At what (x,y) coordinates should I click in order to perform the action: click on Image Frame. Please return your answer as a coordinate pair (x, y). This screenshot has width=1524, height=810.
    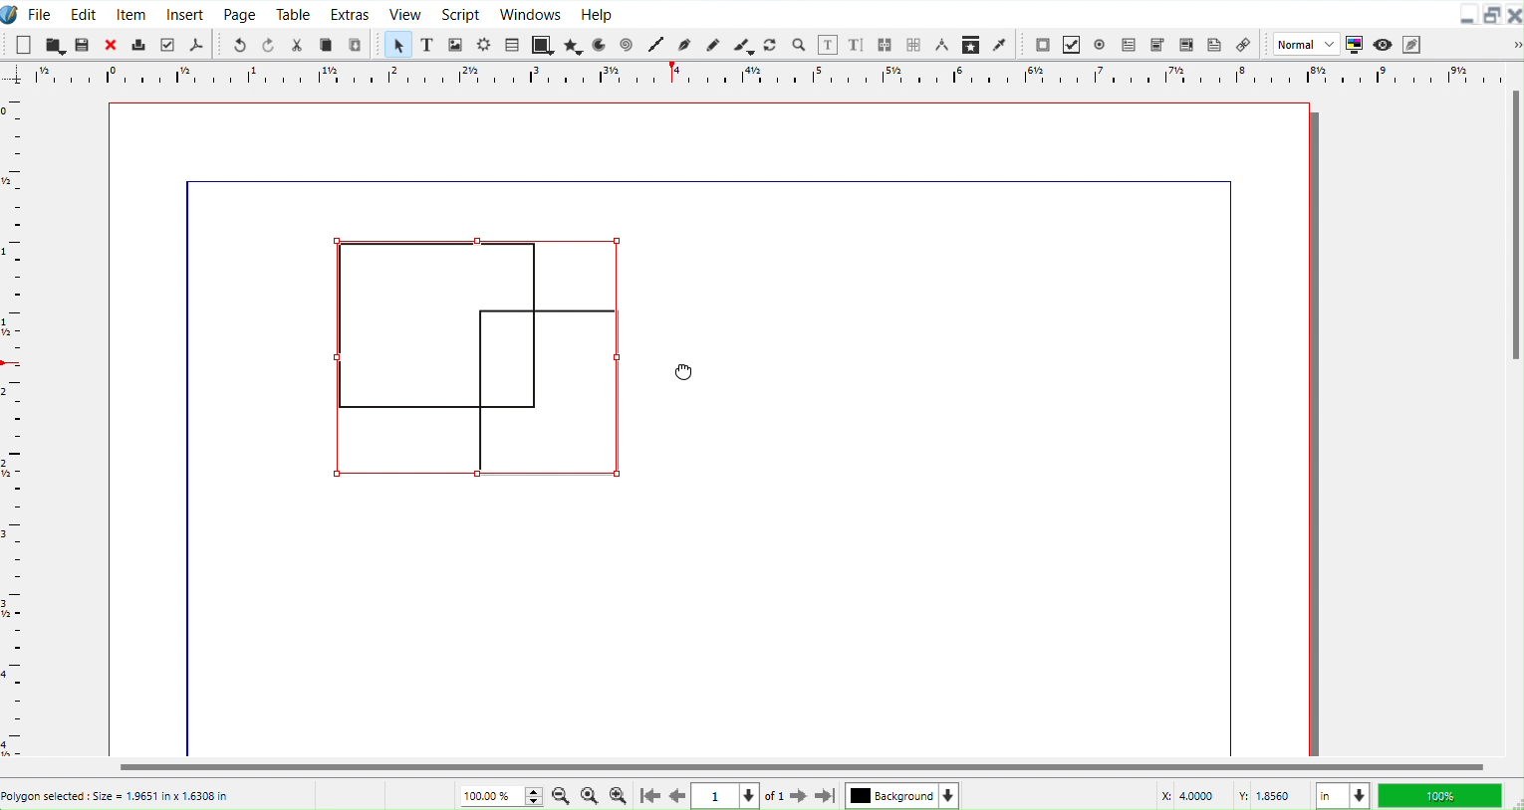
    Looking at the image, I should click on (456, 44).